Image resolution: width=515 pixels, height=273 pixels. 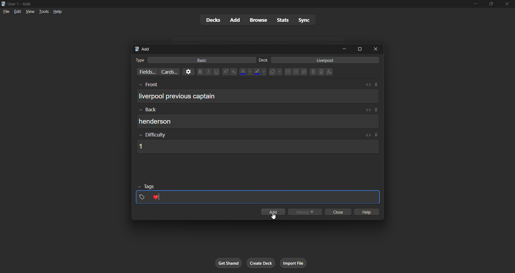 What do you see at coordinates (288, 72) in the screenshot?
I see `dotted list` at bounding box center [288, 72].